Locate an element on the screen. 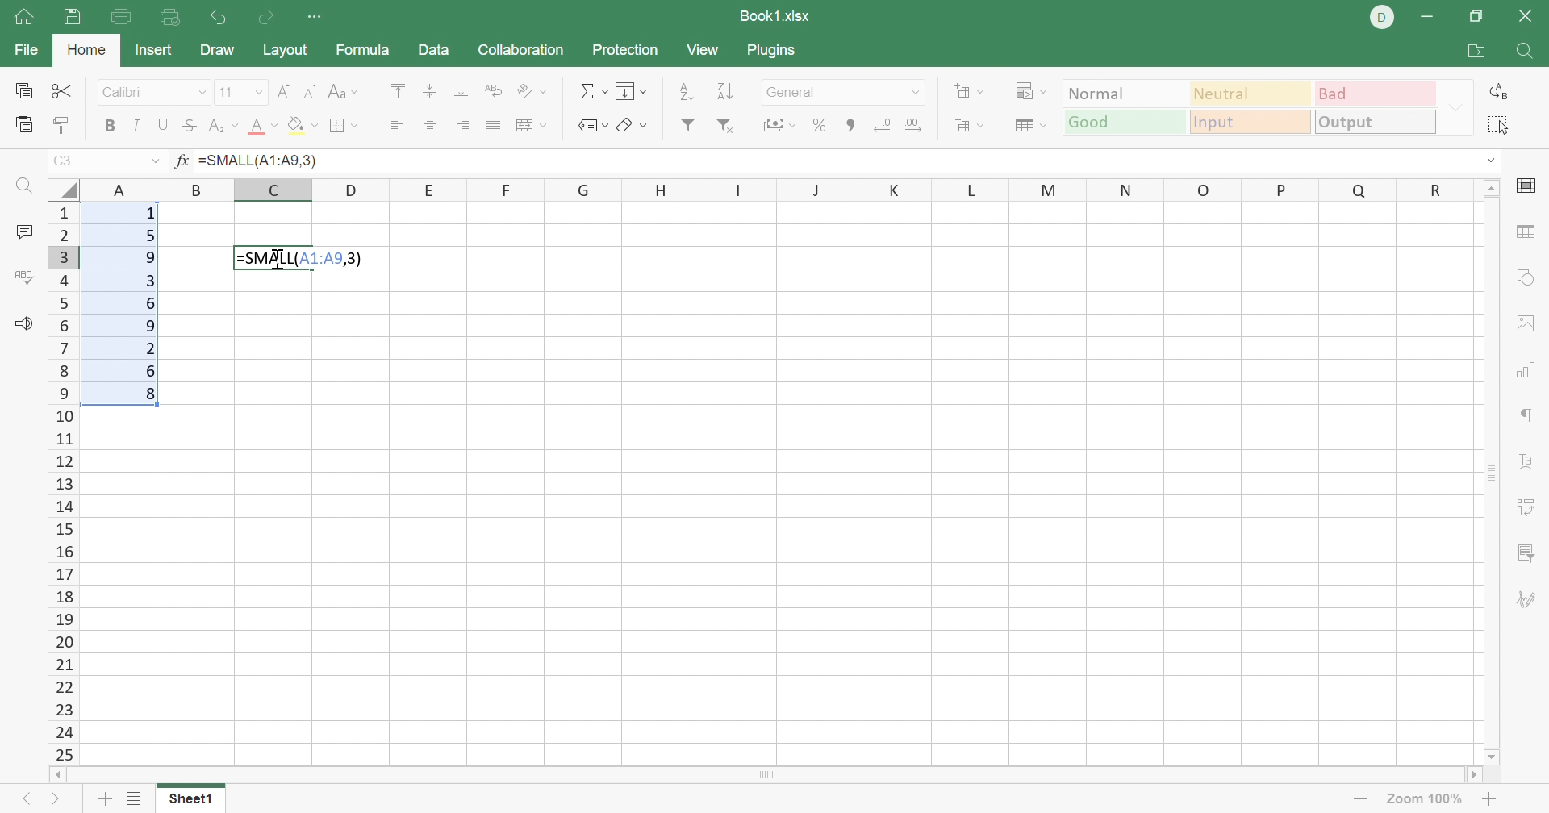  Paragraph settings is located at coordinates (1526, 419).